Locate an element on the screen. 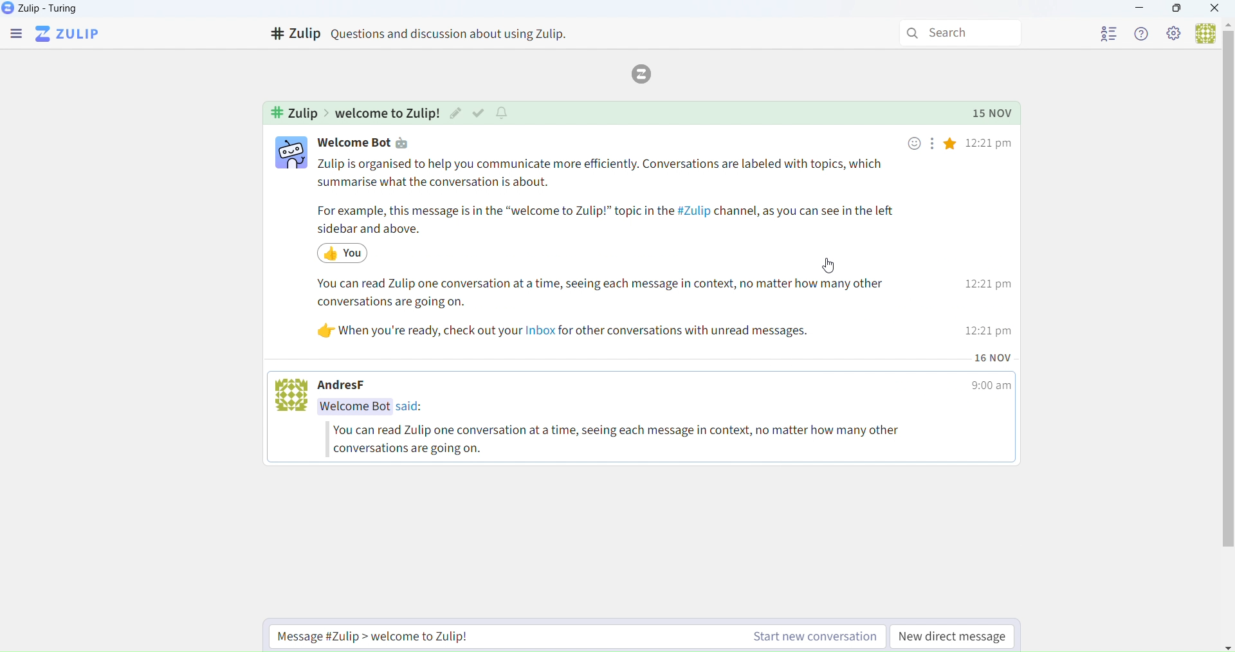 The image size is (1235, 652). user profile is located at coordinates (294, 394).